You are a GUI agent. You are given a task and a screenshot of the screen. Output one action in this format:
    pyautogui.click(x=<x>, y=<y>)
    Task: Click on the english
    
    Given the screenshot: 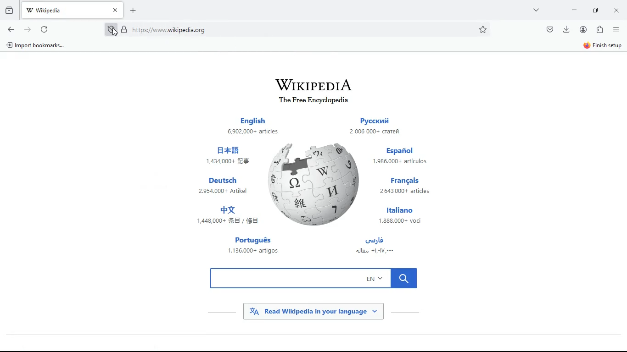 What is the action you would take?
    pyautogui.click(x=252, y=123)
    